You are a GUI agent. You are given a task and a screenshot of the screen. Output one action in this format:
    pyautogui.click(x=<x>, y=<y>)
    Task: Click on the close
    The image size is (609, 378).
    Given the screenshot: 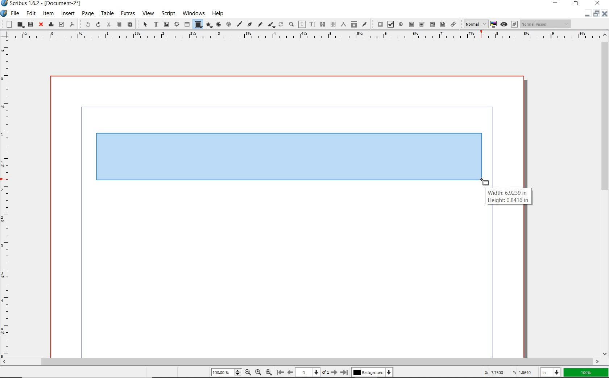 What is the action you would take?
    pyautogui.click(x=597, y=4)
    